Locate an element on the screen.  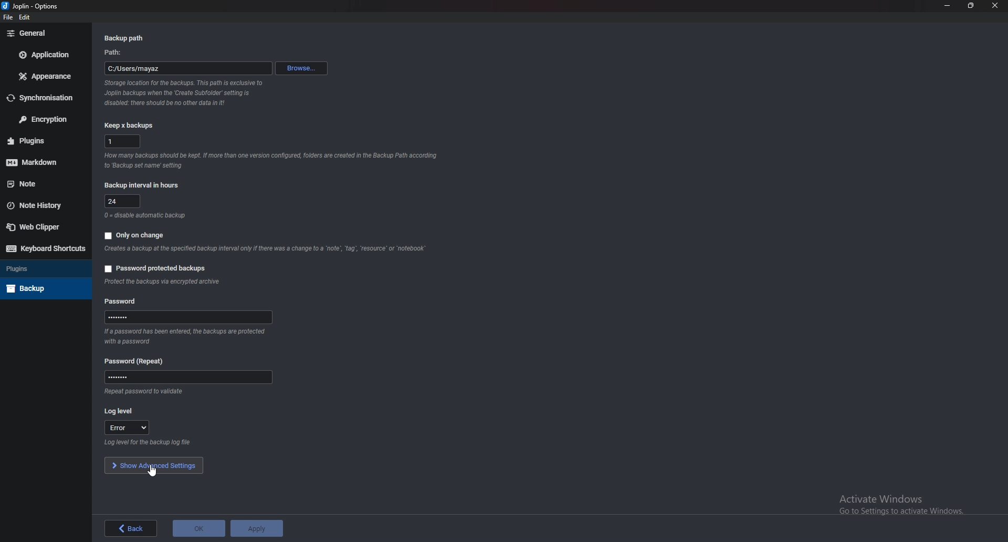
info is located at coordinates (185, 92).